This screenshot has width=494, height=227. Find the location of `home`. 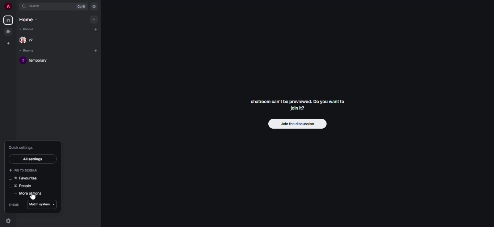

home is located at coordinates (8, 20).